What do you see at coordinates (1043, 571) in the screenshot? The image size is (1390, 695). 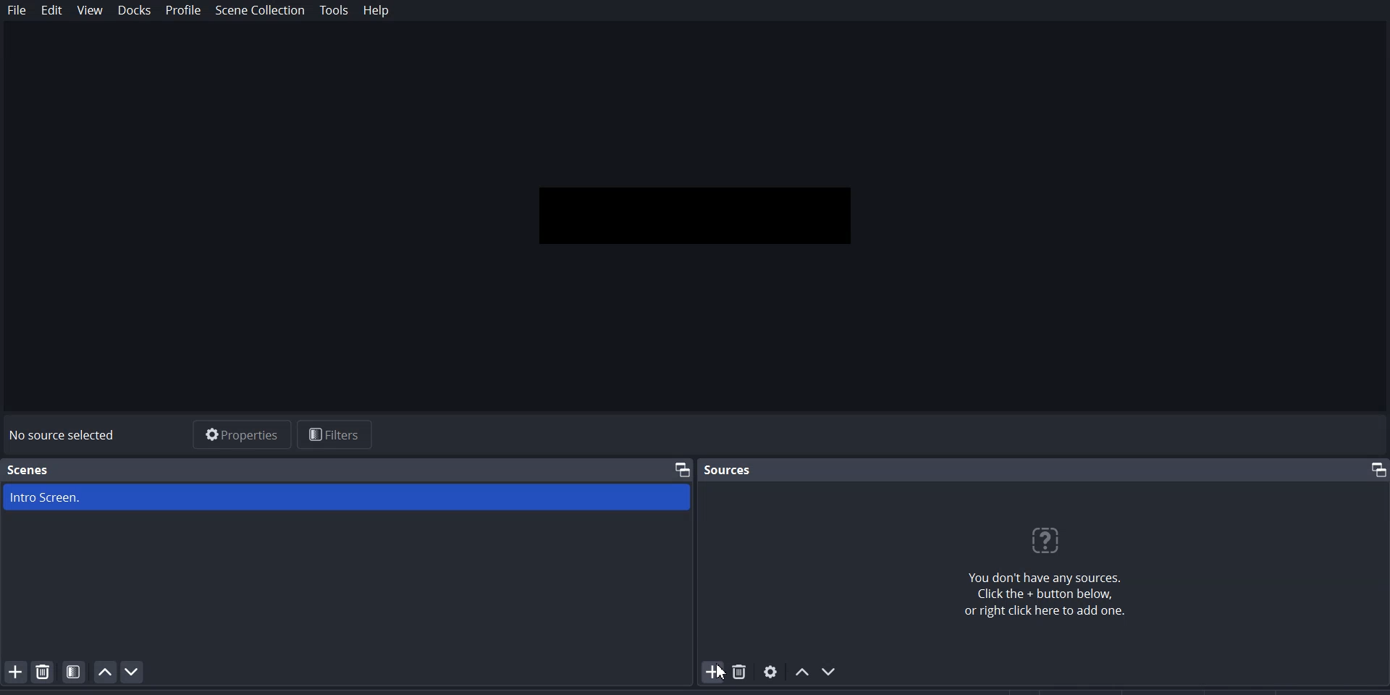 I see `You don't have any sources. Click the + button below, or right click here to add one.` at bounding box center [1043, 571].